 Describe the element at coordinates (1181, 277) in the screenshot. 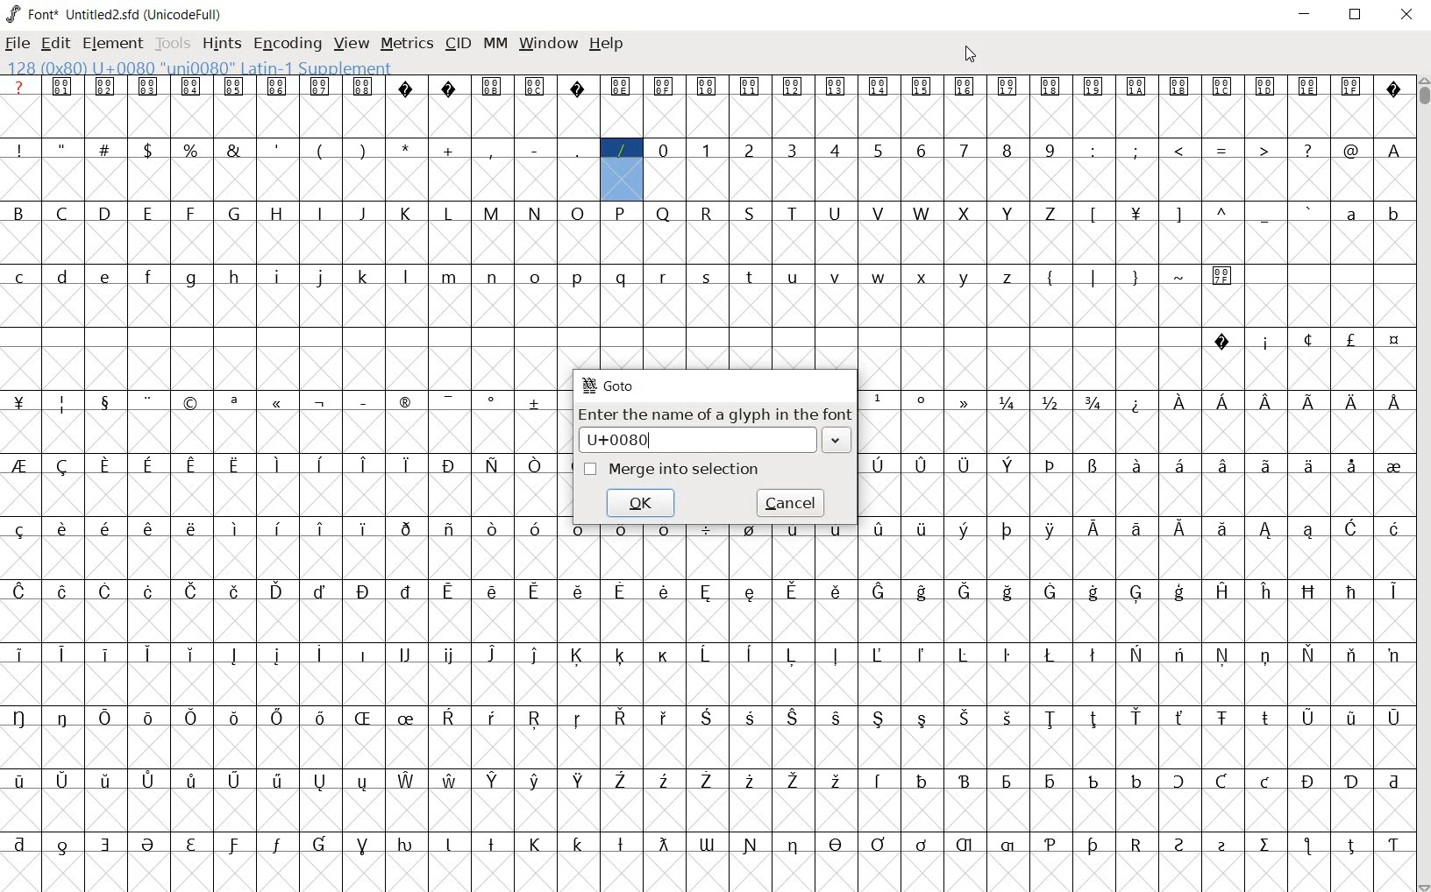

I see `glyph` at that location.